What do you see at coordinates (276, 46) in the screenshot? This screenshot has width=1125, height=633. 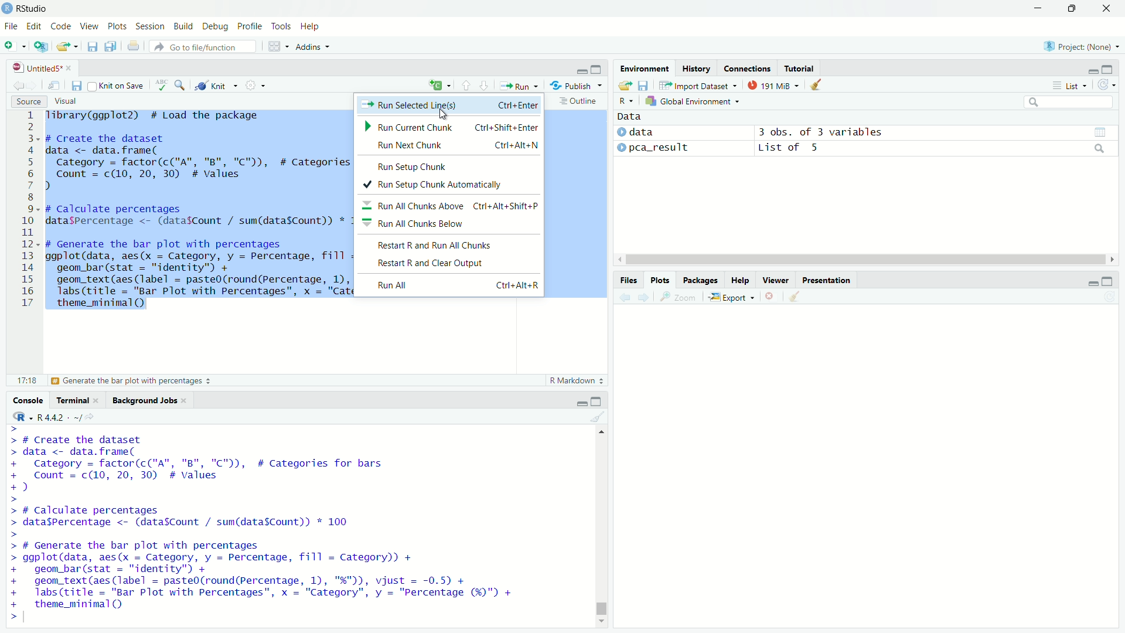 I see `workspace panes` at bounding box center [276, 46].